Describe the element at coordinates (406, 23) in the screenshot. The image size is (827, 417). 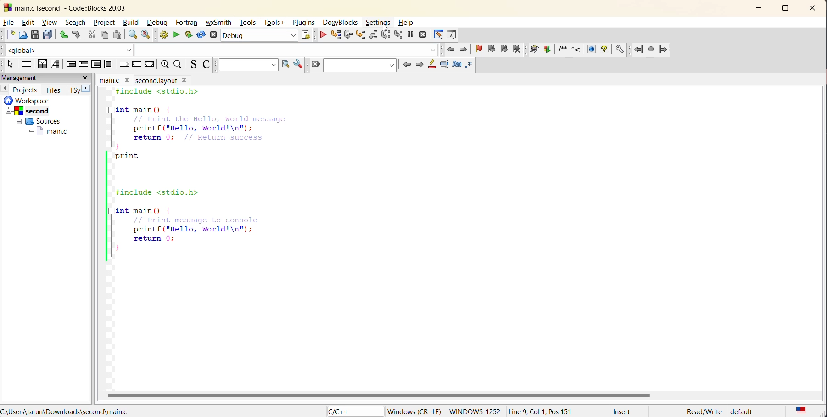
I see `help` at that location.